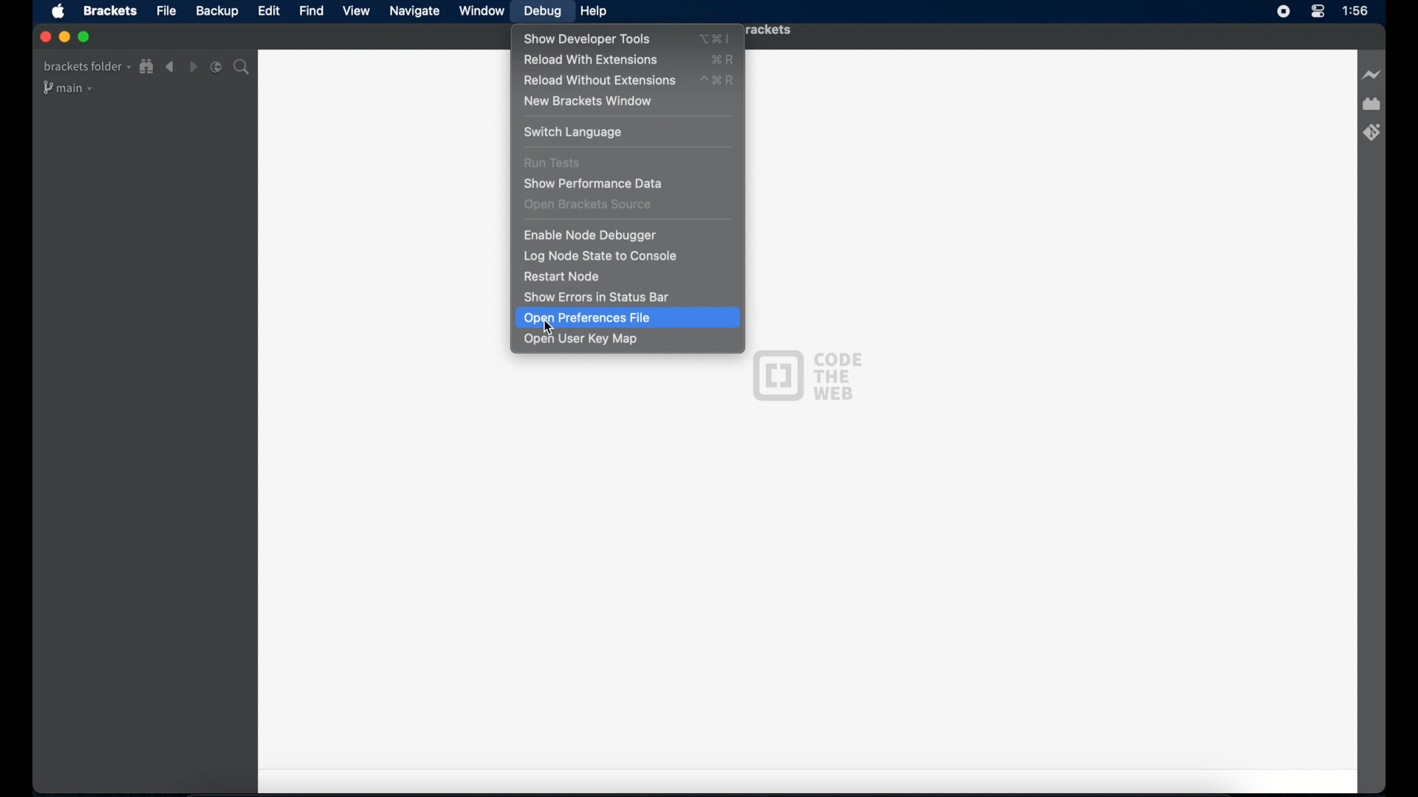  What do you see at coordinates (85, 38) in the screenshot?
I see `maximize` at bounding box center [85, 38].